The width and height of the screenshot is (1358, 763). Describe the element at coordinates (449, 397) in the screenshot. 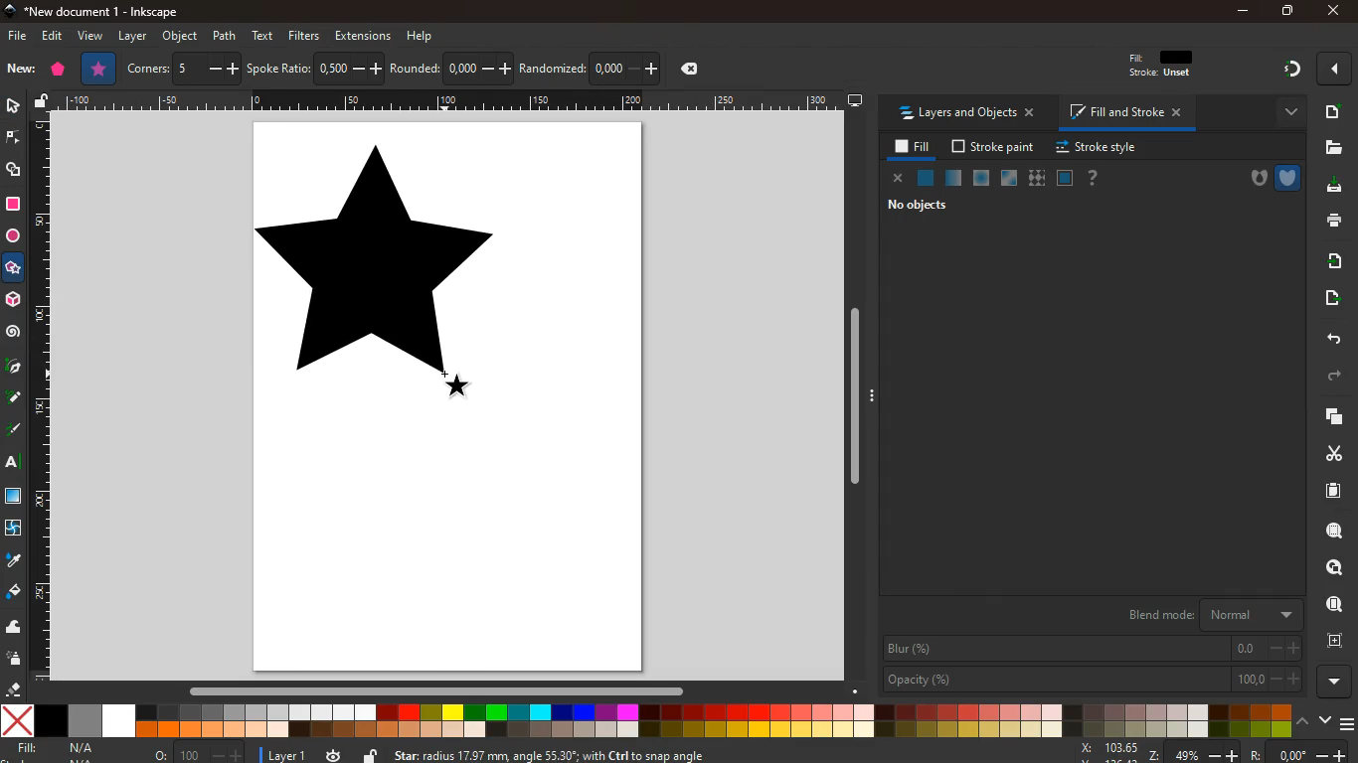

I see `image` at that location.